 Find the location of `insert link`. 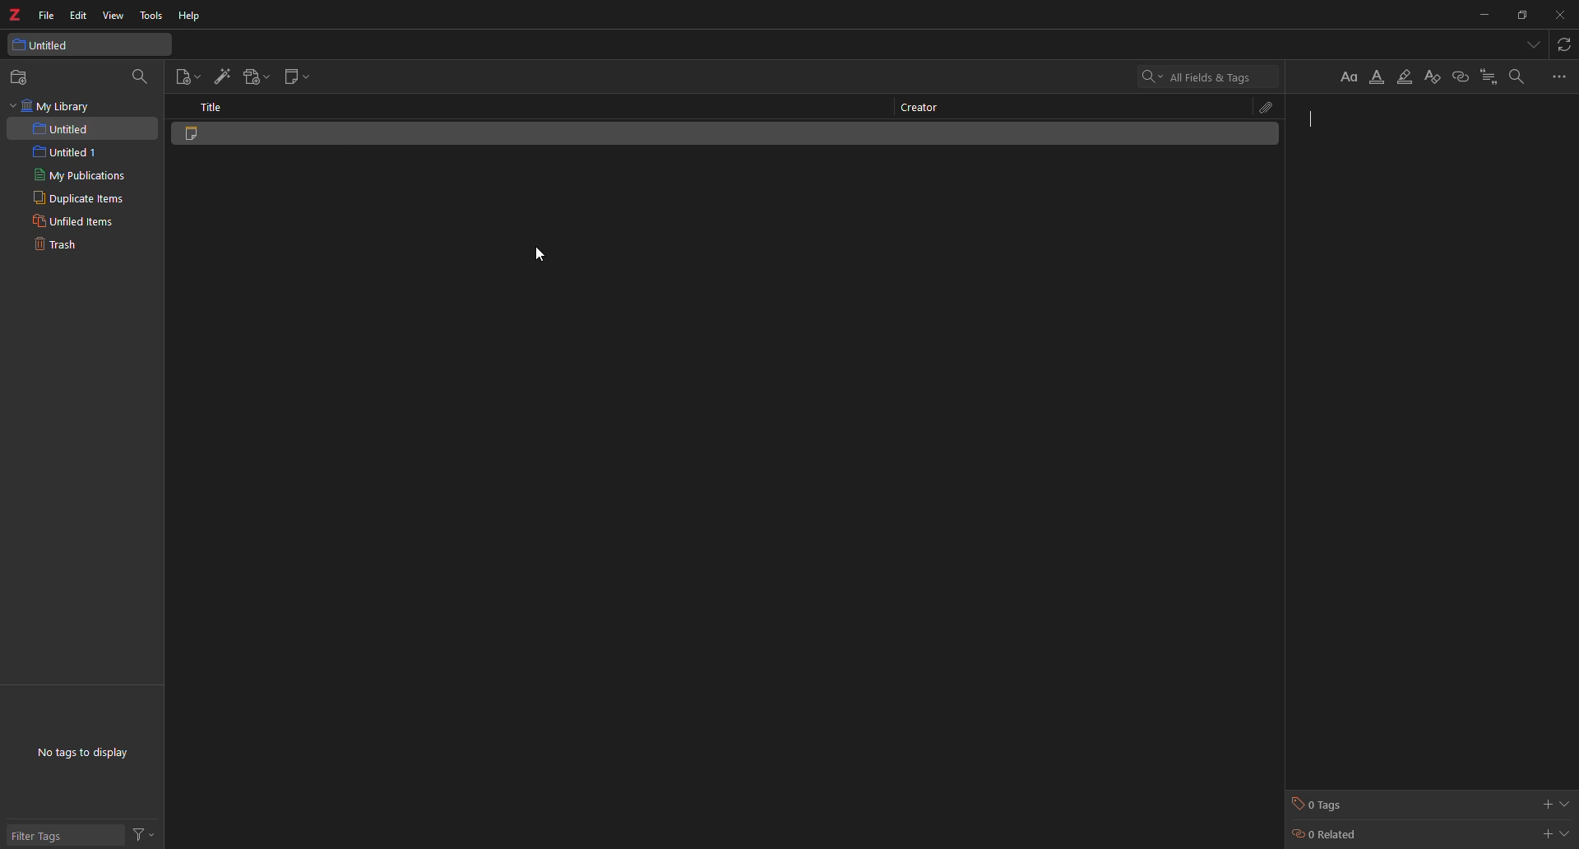

insert link is located at coordinates (1462, 74).